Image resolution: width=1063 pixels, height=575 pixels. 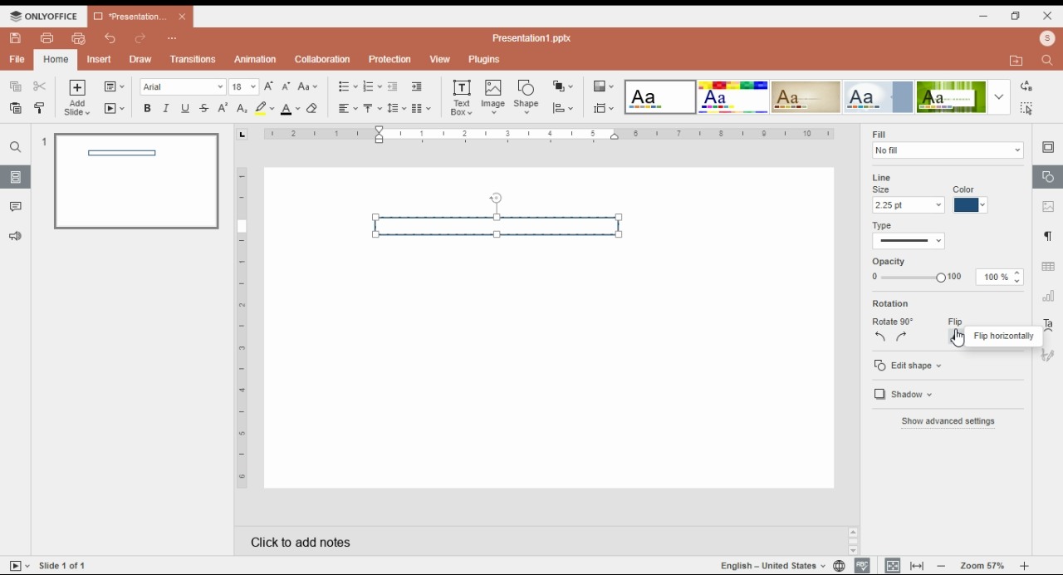 I want to click on click to add notes, so click(x=425, y=539).